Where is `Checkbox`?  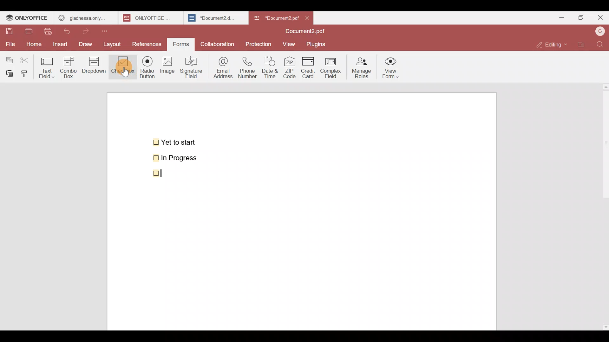 Checkbox is located at coordinates (121, 68).